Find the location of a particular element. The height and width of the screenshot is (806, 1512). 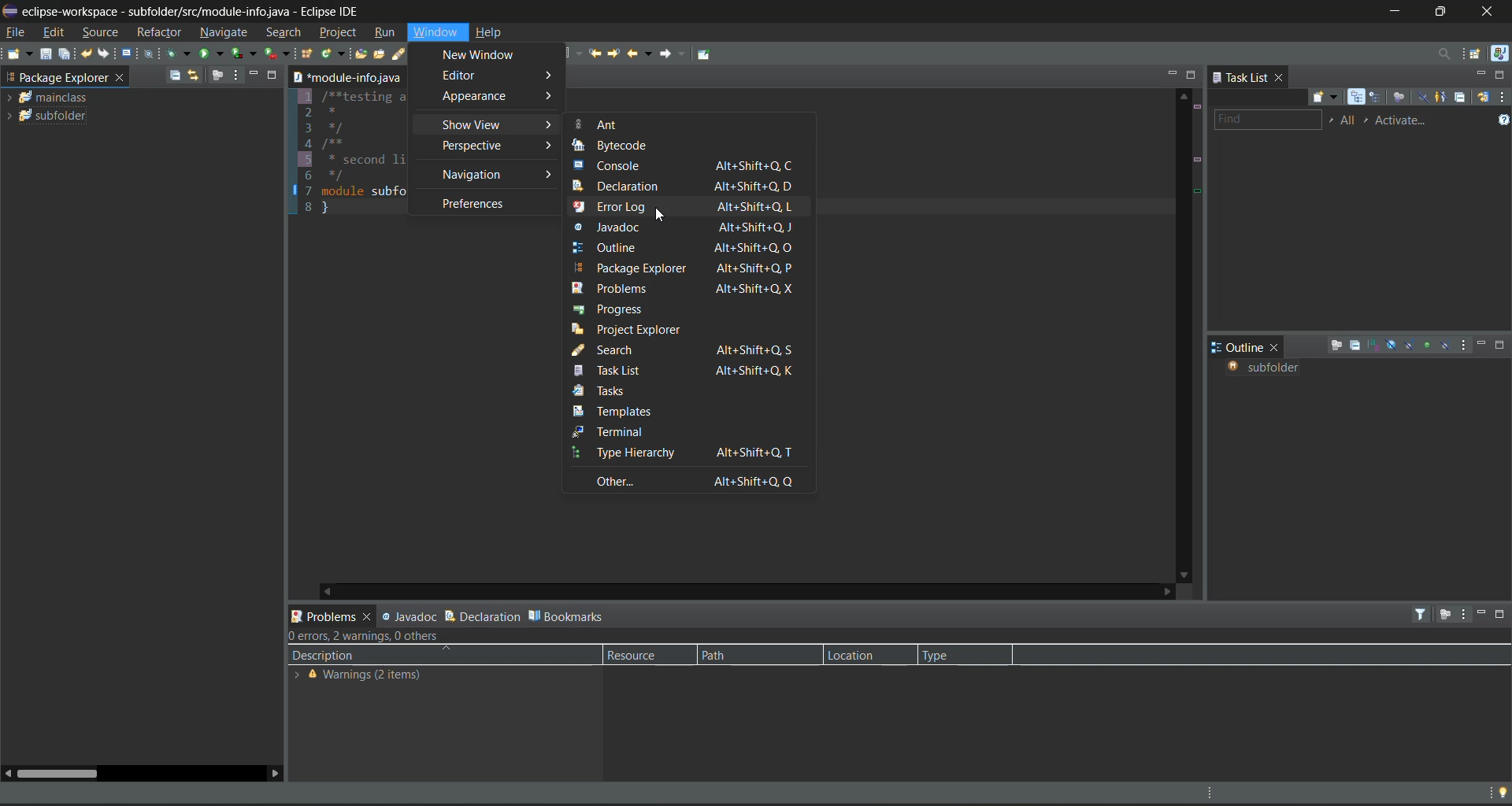

location is located at coordinates (864, 654).